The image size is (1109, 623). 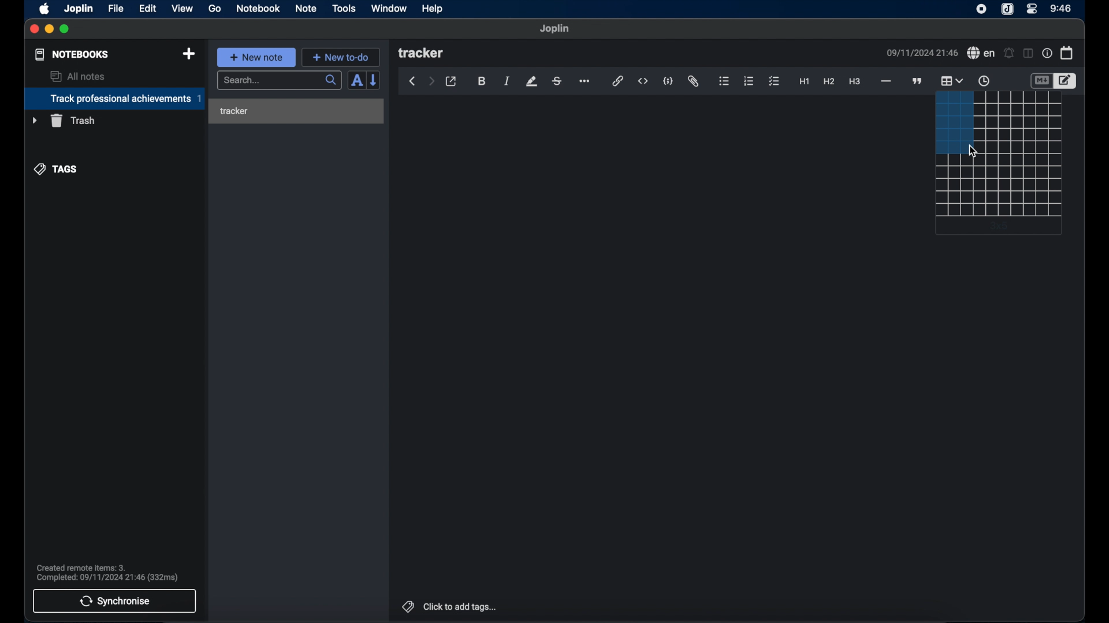 I want to click on file, so click(x=116, y=8).